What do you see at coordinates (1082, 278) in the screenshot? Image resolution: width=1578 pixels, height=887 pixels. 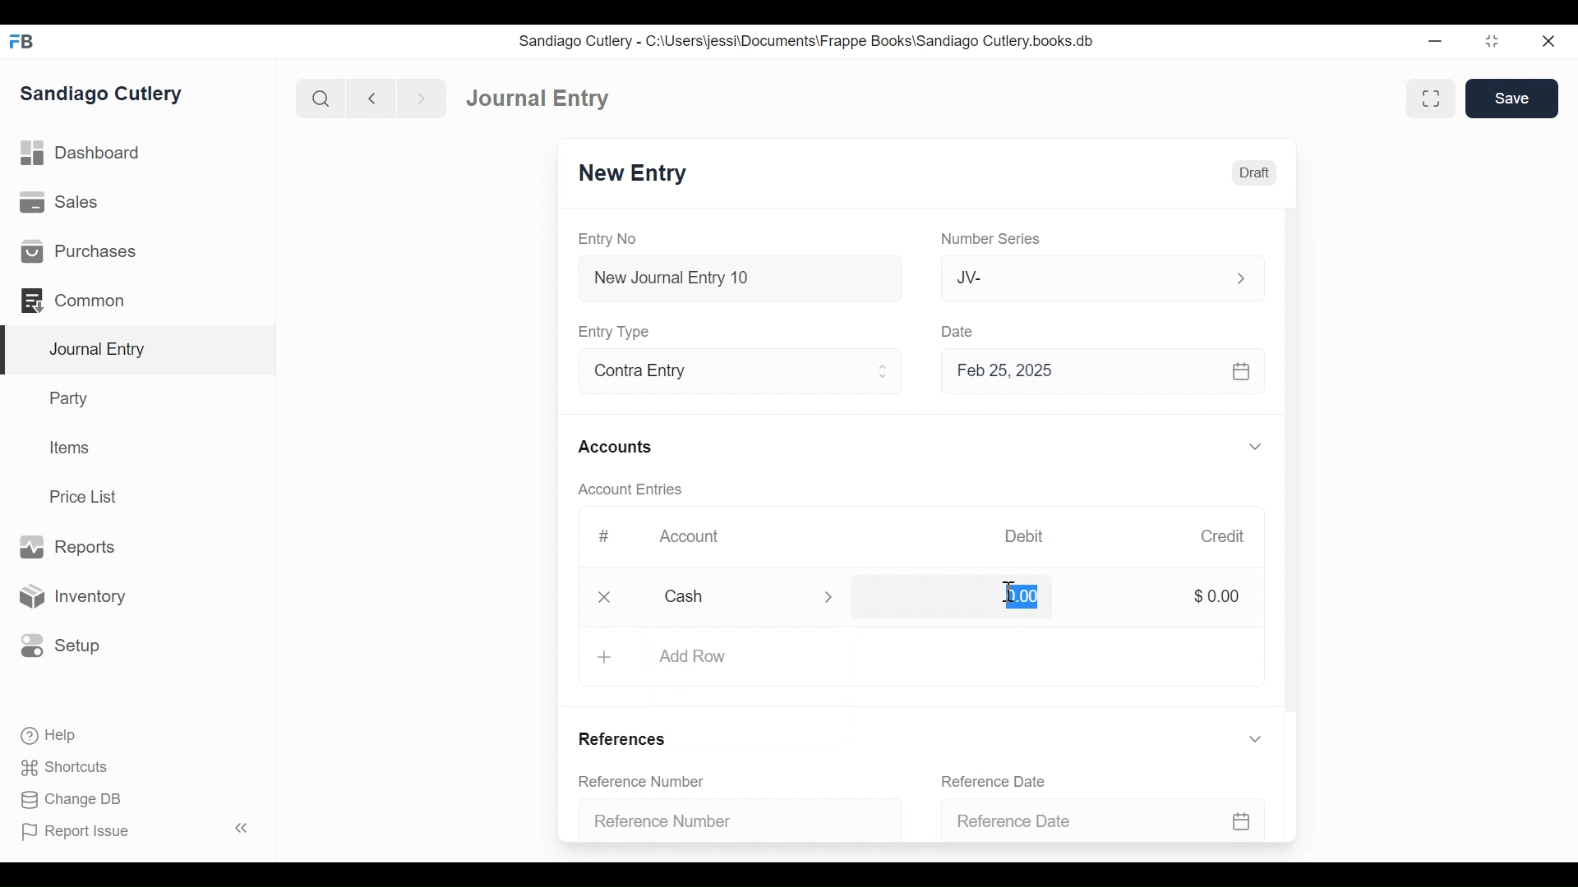 I see `JV-` at bounding box center [1082, 278].